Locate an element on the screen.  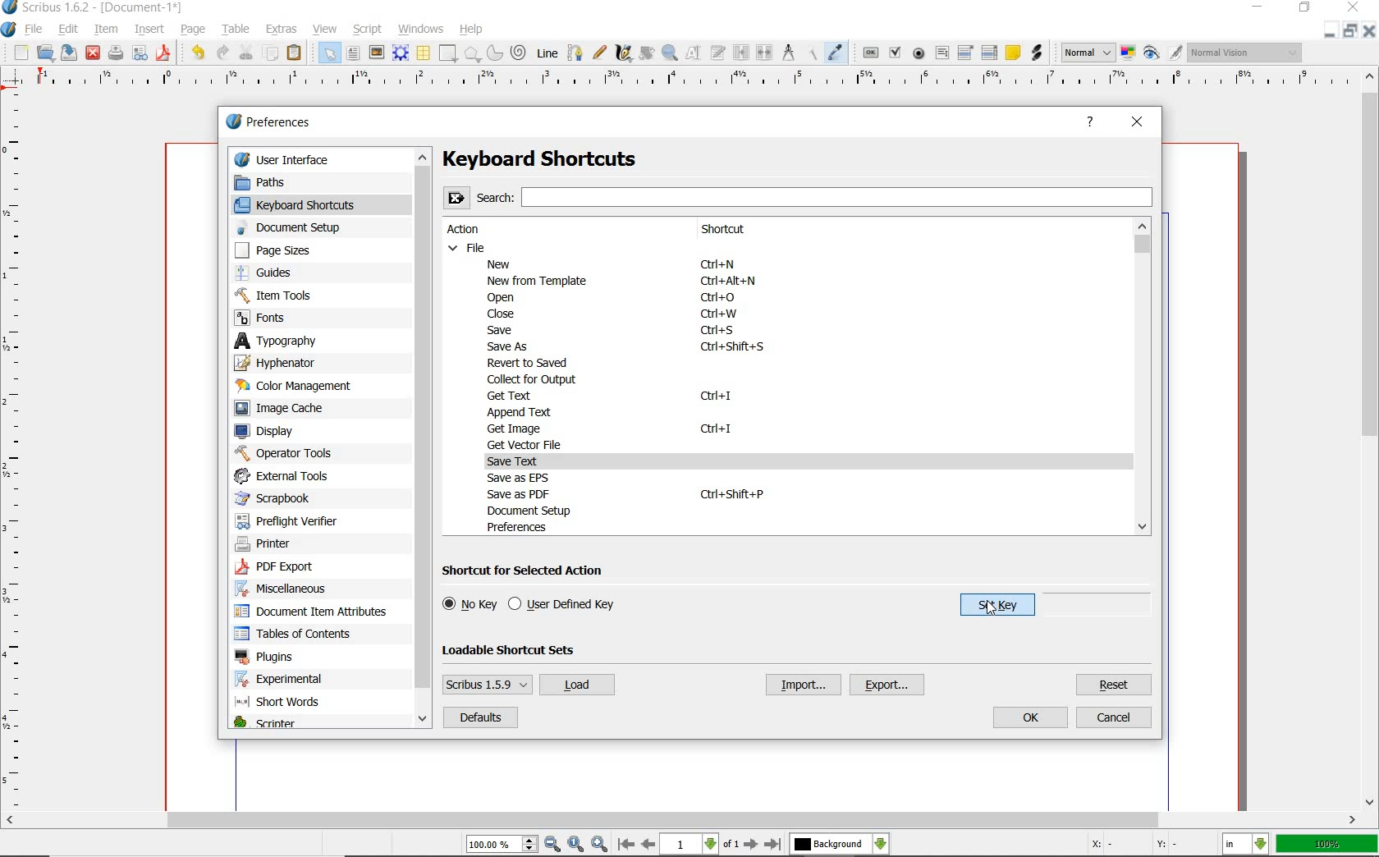
mouse pointer is located at coordinates (992, 606).